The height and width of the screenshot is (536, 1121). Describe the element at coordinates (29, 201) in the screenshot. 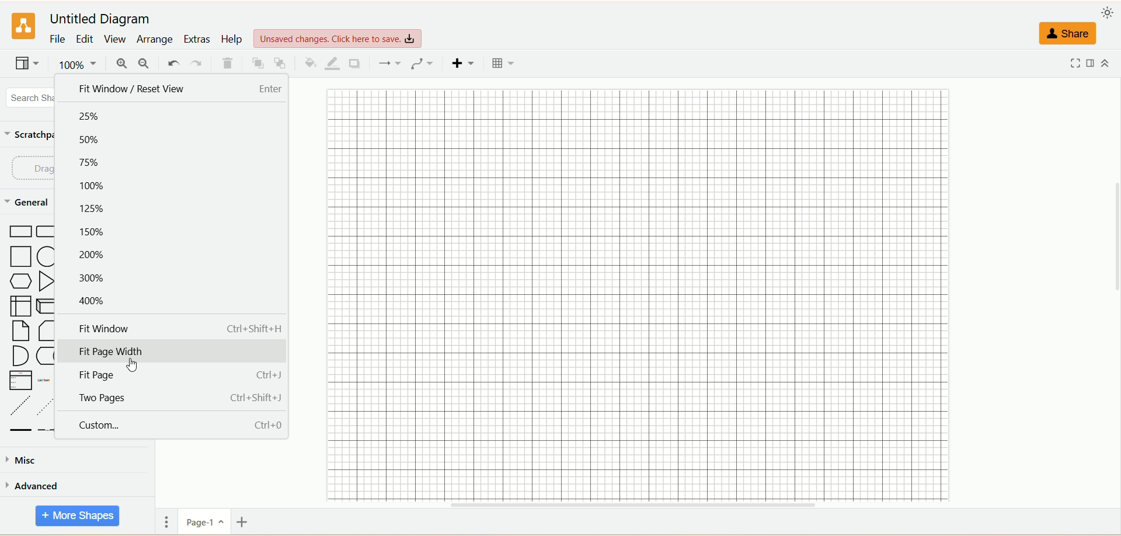

I see `~ General` at that location.